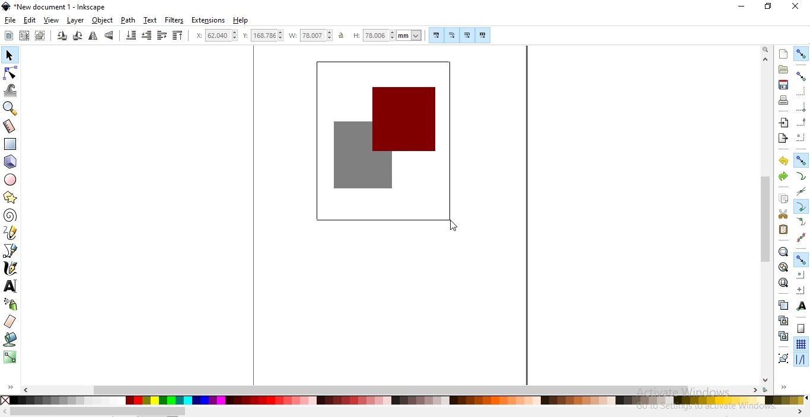 This screenshot has height=417, width=810. What do you see at coordinates (783, 123) in the screenshot?
I see `import a bitmap` at bounding box center [783, 123].